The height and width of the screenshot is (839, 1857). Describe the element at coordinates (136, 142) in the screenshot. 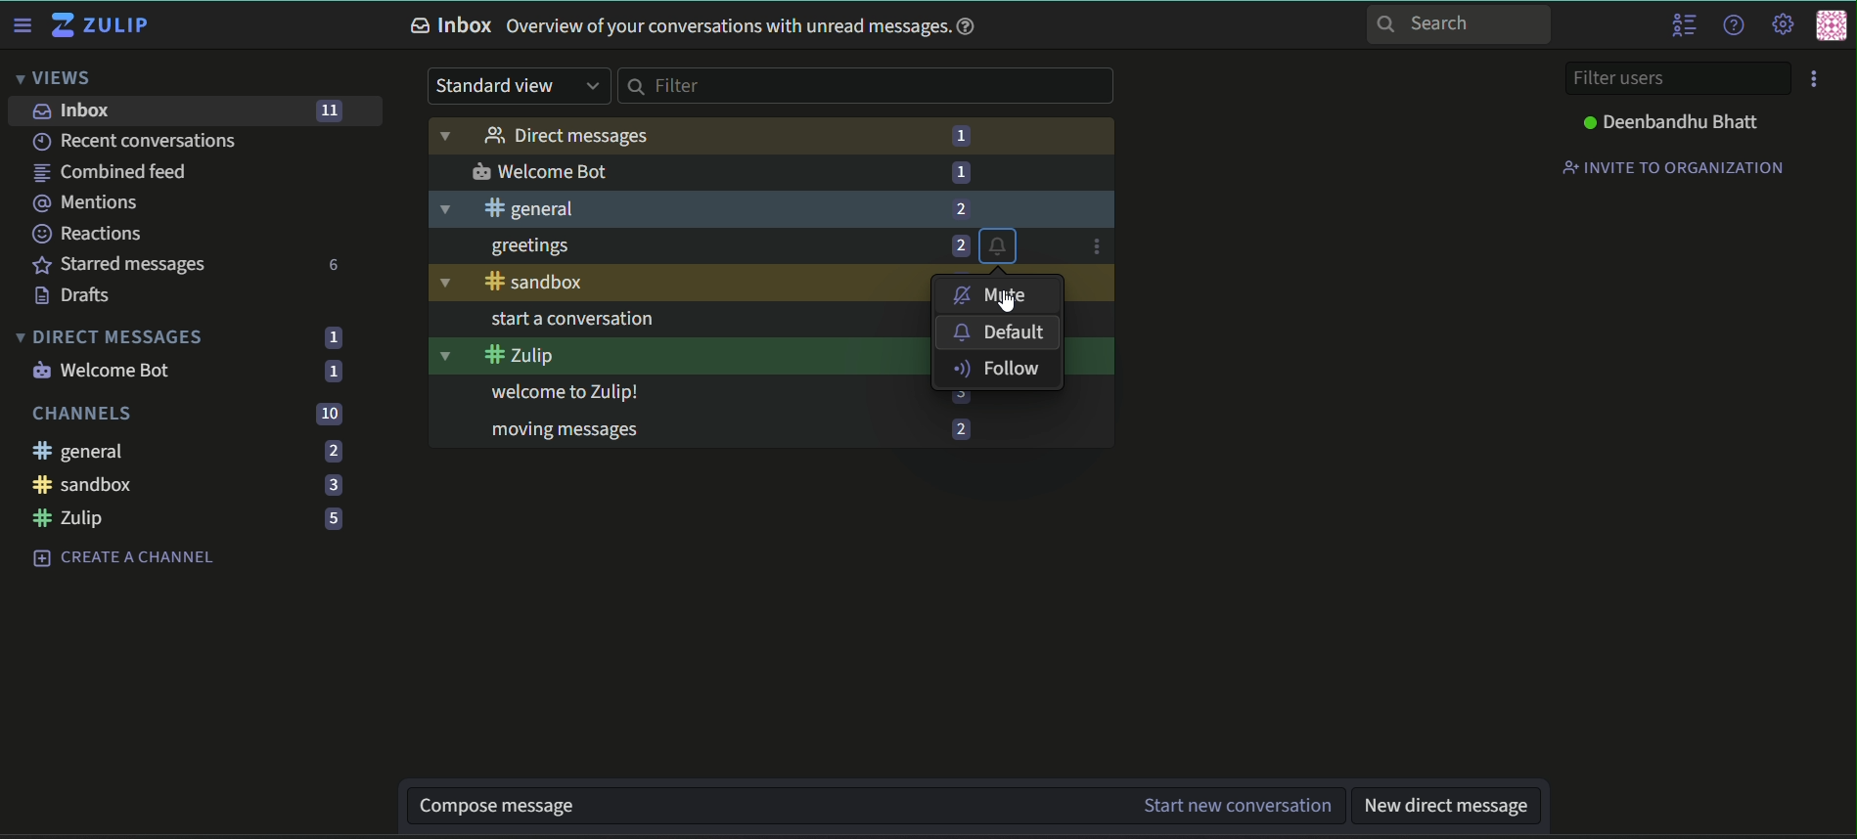

I see `recent conversations` at that location.